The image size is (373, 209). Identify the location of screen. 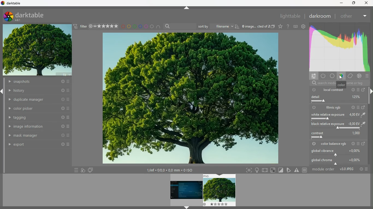
(265, 170).